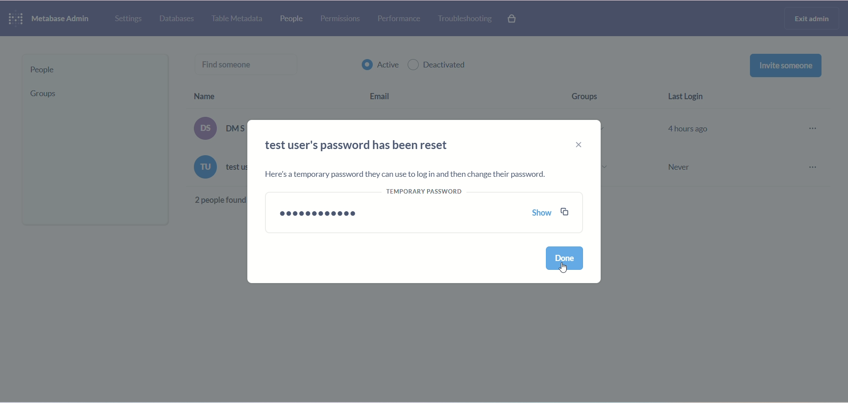 This screenshot has width=848, height=403. I want to click on text, so click(403, 175).